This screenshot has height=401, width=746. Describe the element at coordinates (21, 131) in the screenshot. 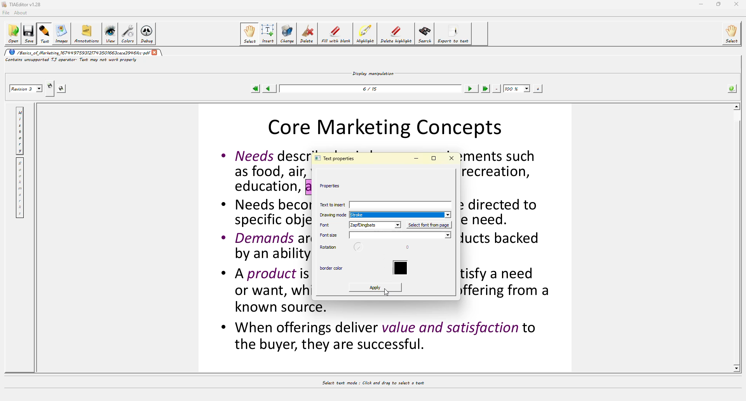

I see `history` at that location.